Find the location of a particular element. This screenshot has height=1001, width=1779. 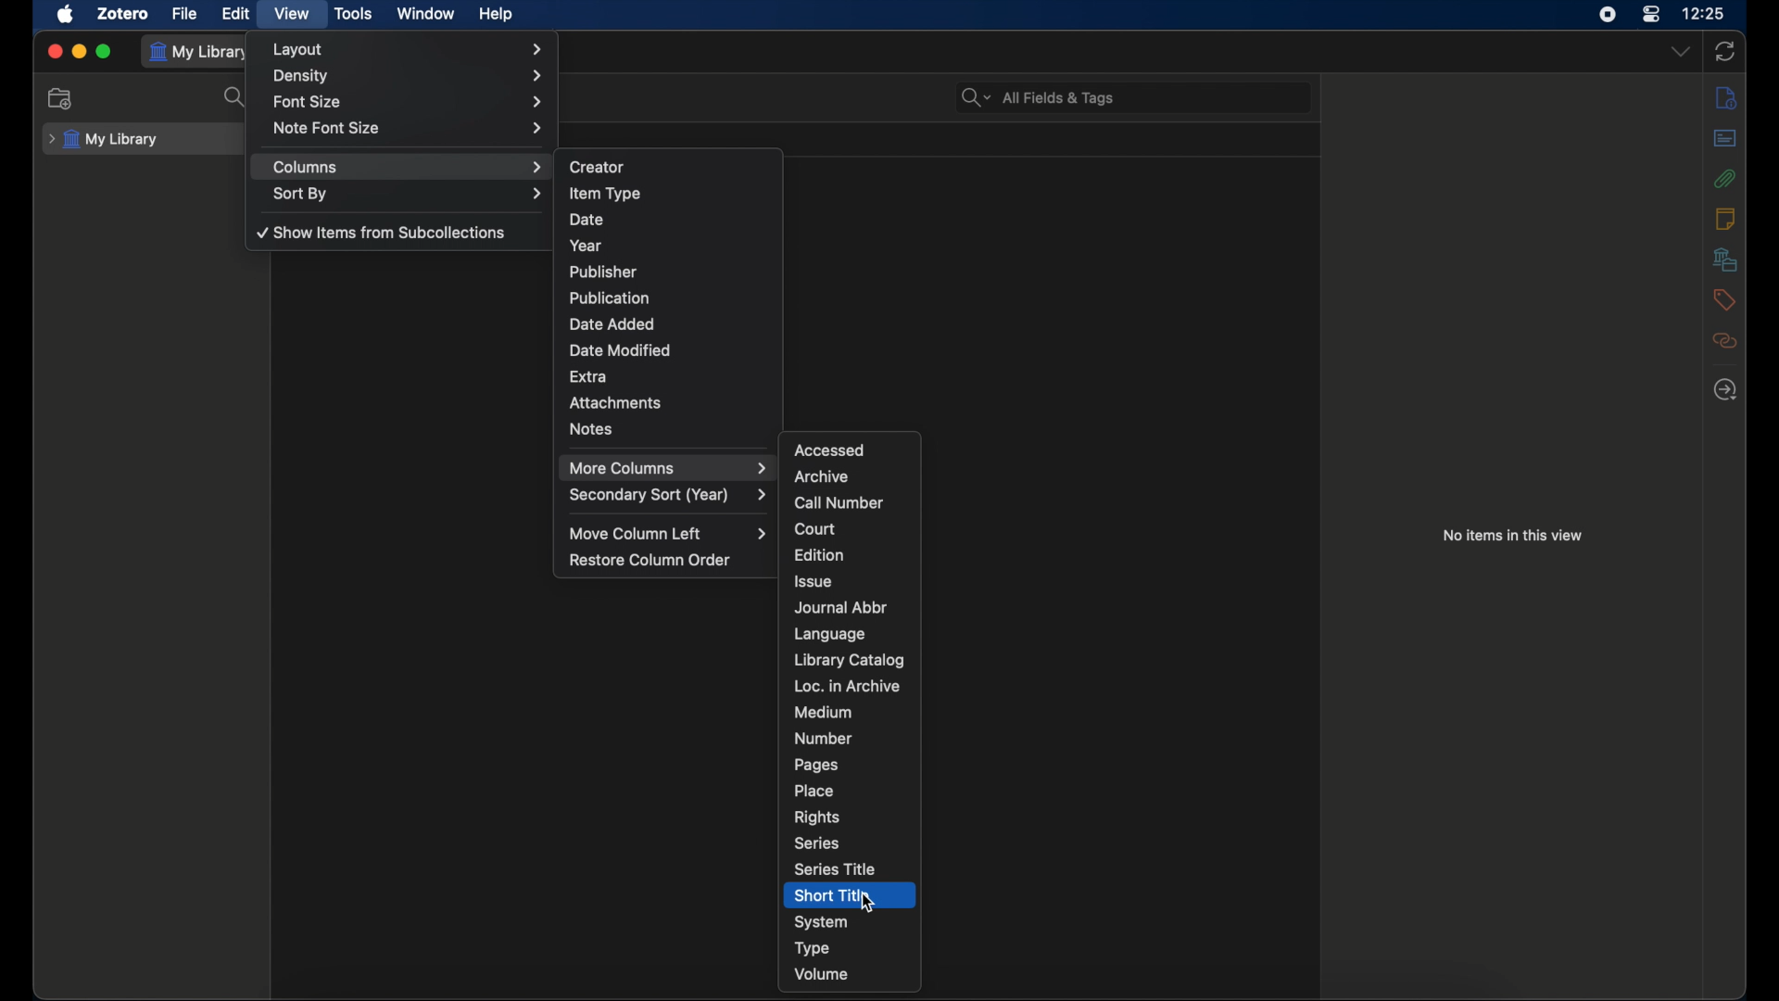

restore column order is located at coordinates (650, 559).